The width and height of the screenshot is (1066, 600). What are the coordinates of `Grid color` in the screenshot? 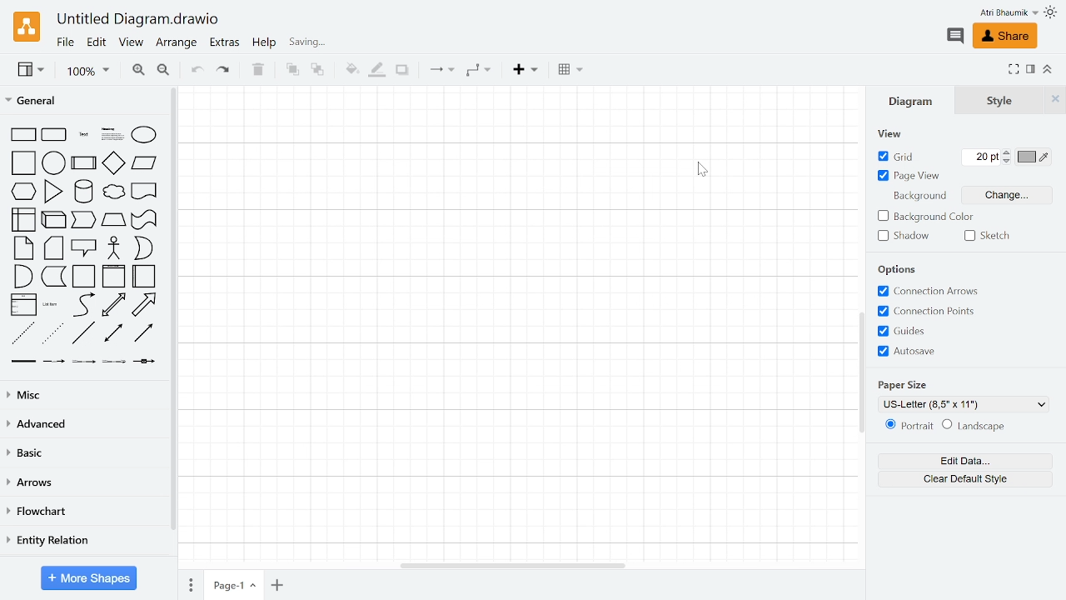 It's located at (1036, 157).